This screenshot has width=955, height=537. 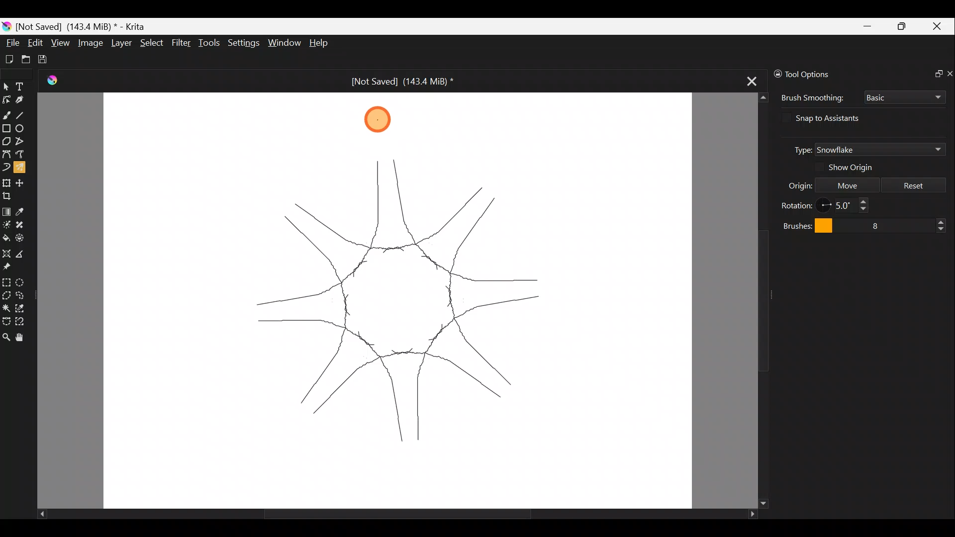 I want to click on Measure the distance between two points, so click(x=24, y=253).